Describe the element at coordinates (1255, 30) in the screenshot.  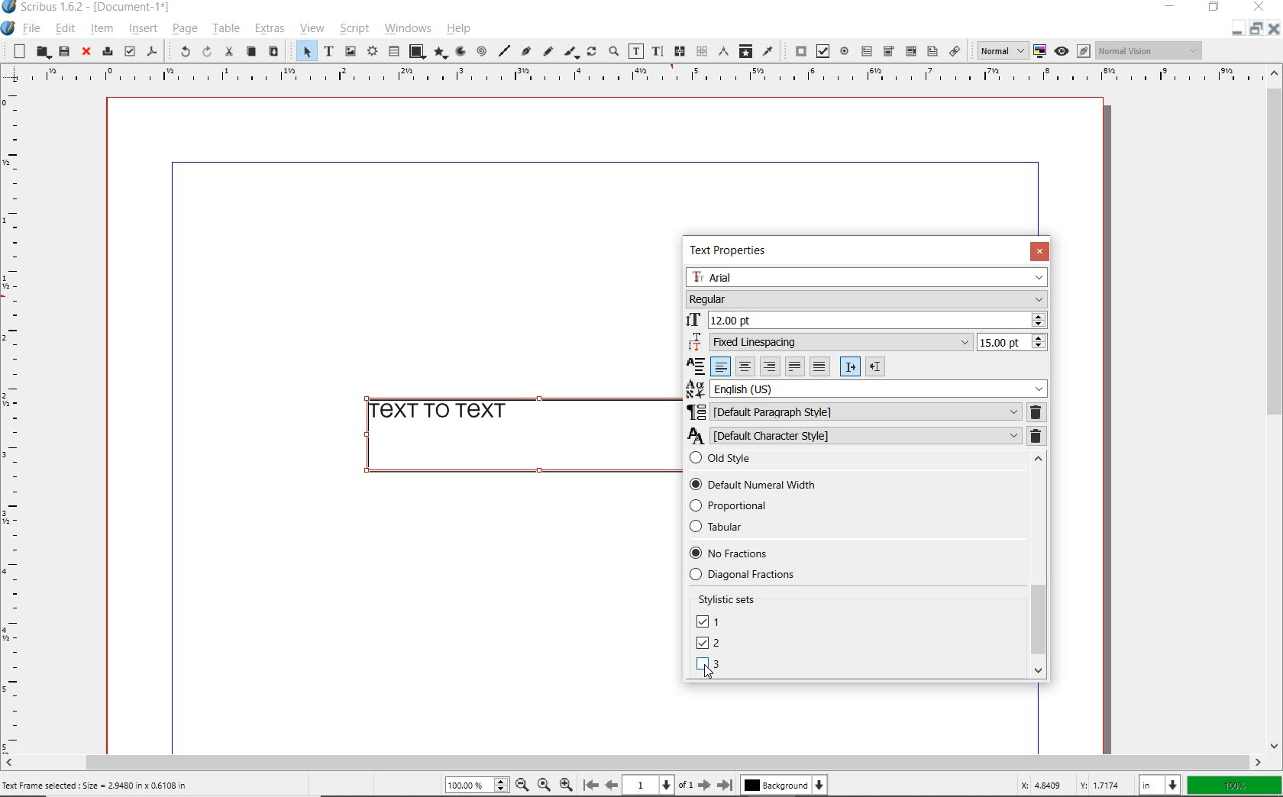
I see `Minimize` at that location.